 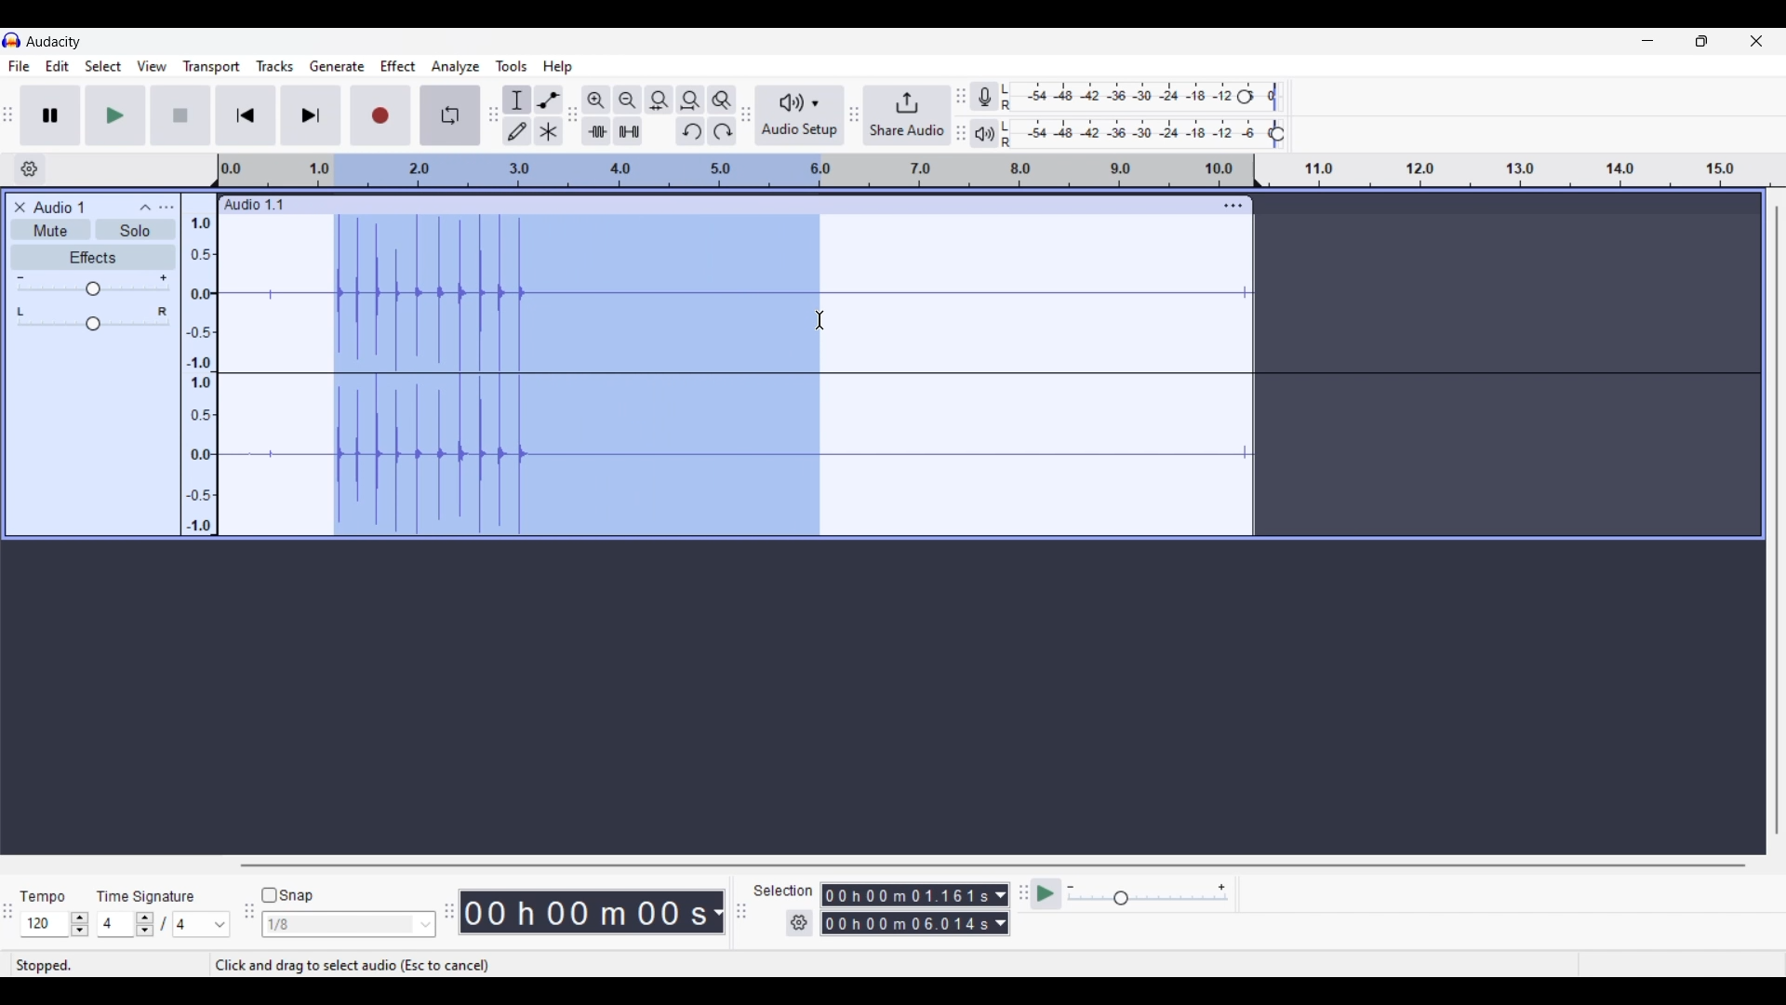 I want to click on Type in snap, so click(x=340, y=925).